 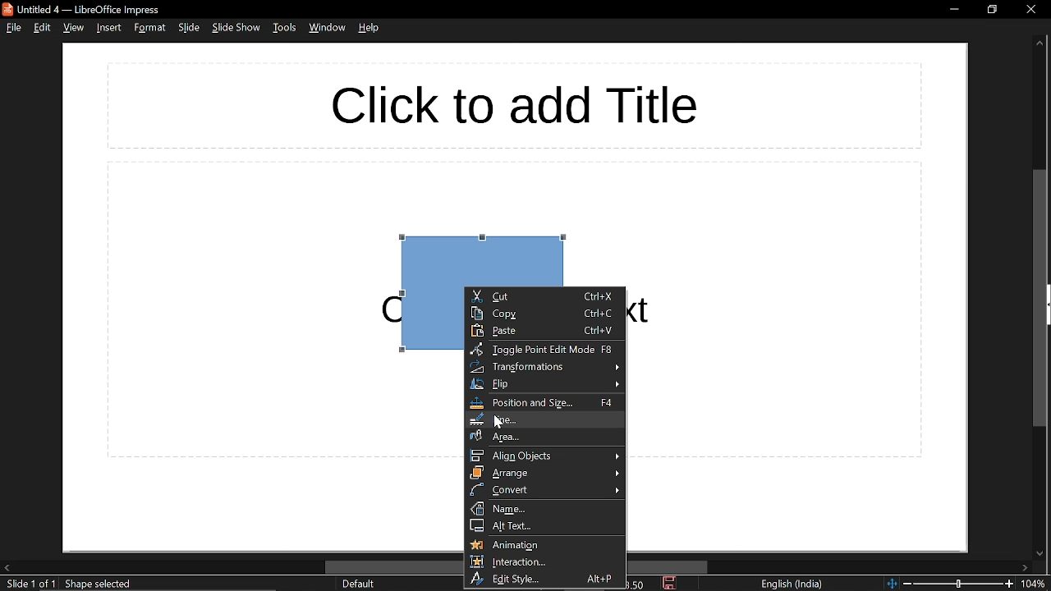 What do you see at coordinates (1040, 552) in the screenshot?
I see `Move down` at bounding box center [1040, 552].